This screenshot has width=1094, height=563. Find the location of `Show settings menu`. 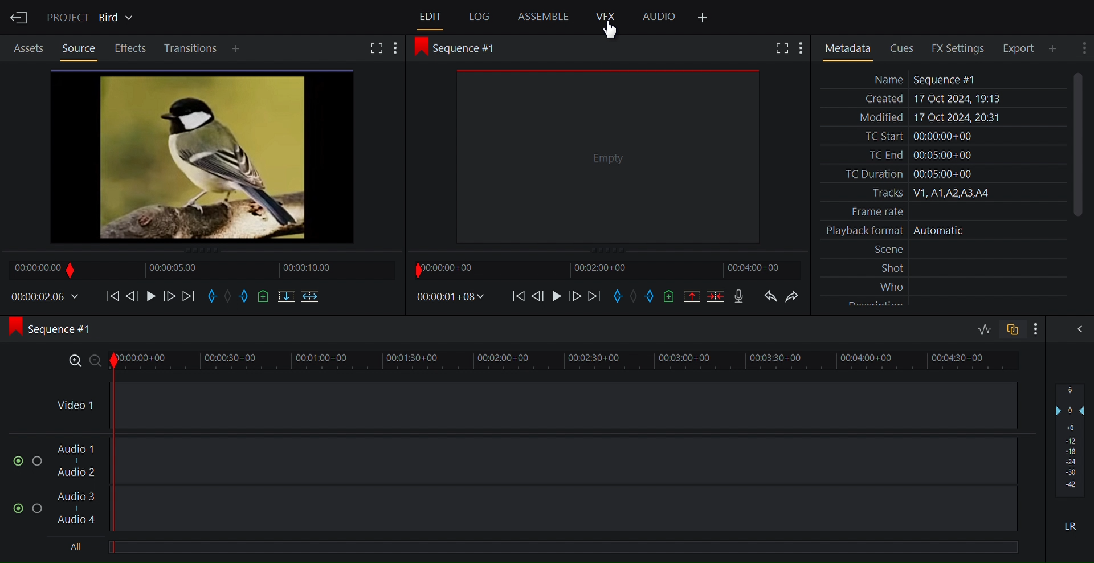

Show settings menu is located at coordinates (399, 47).